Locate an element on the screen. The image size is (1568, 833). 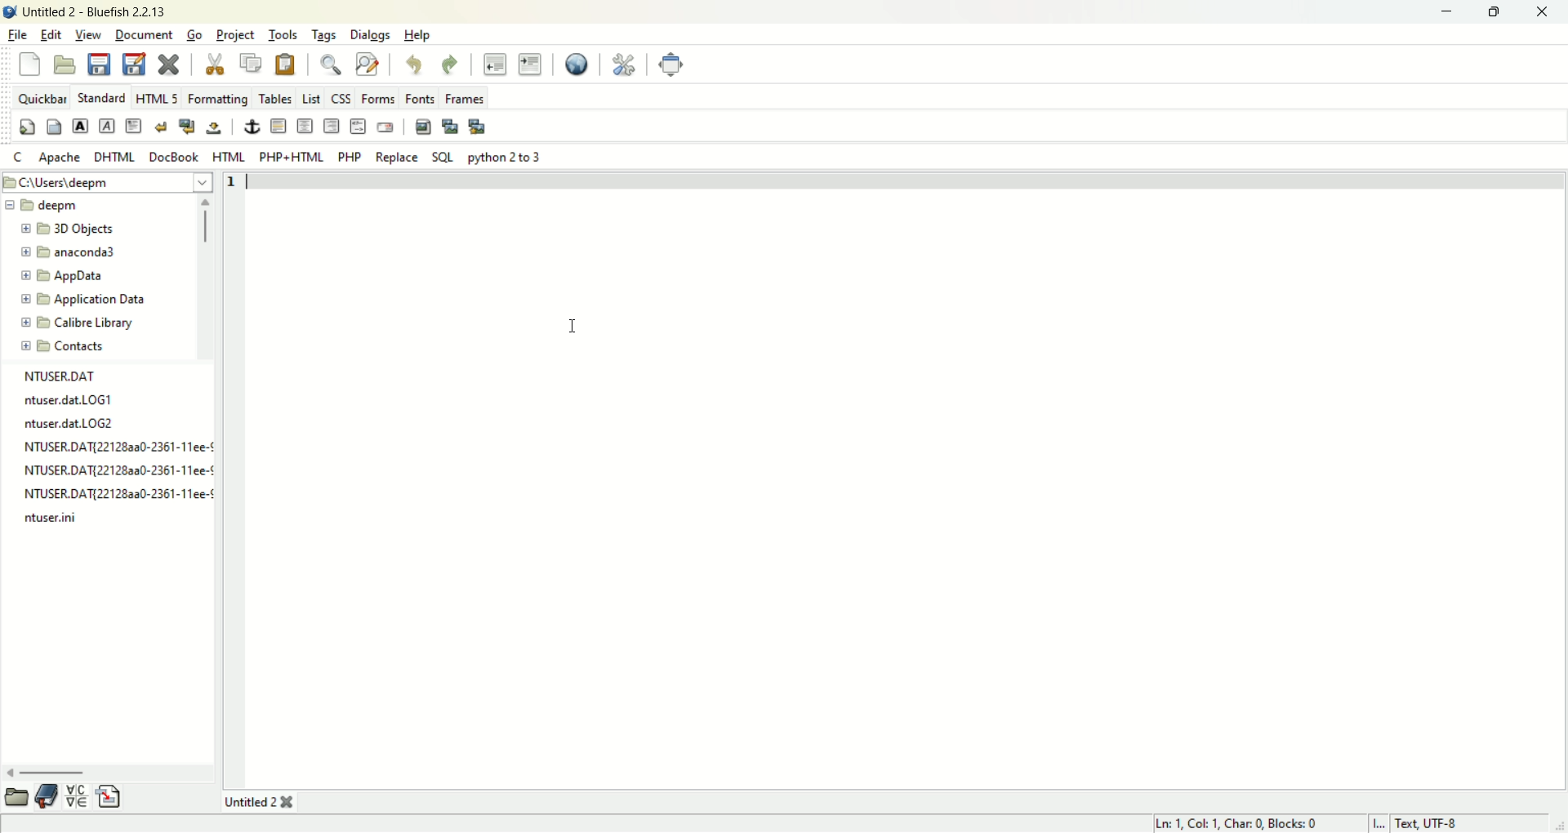
undo is located at coordinates (416, 65).